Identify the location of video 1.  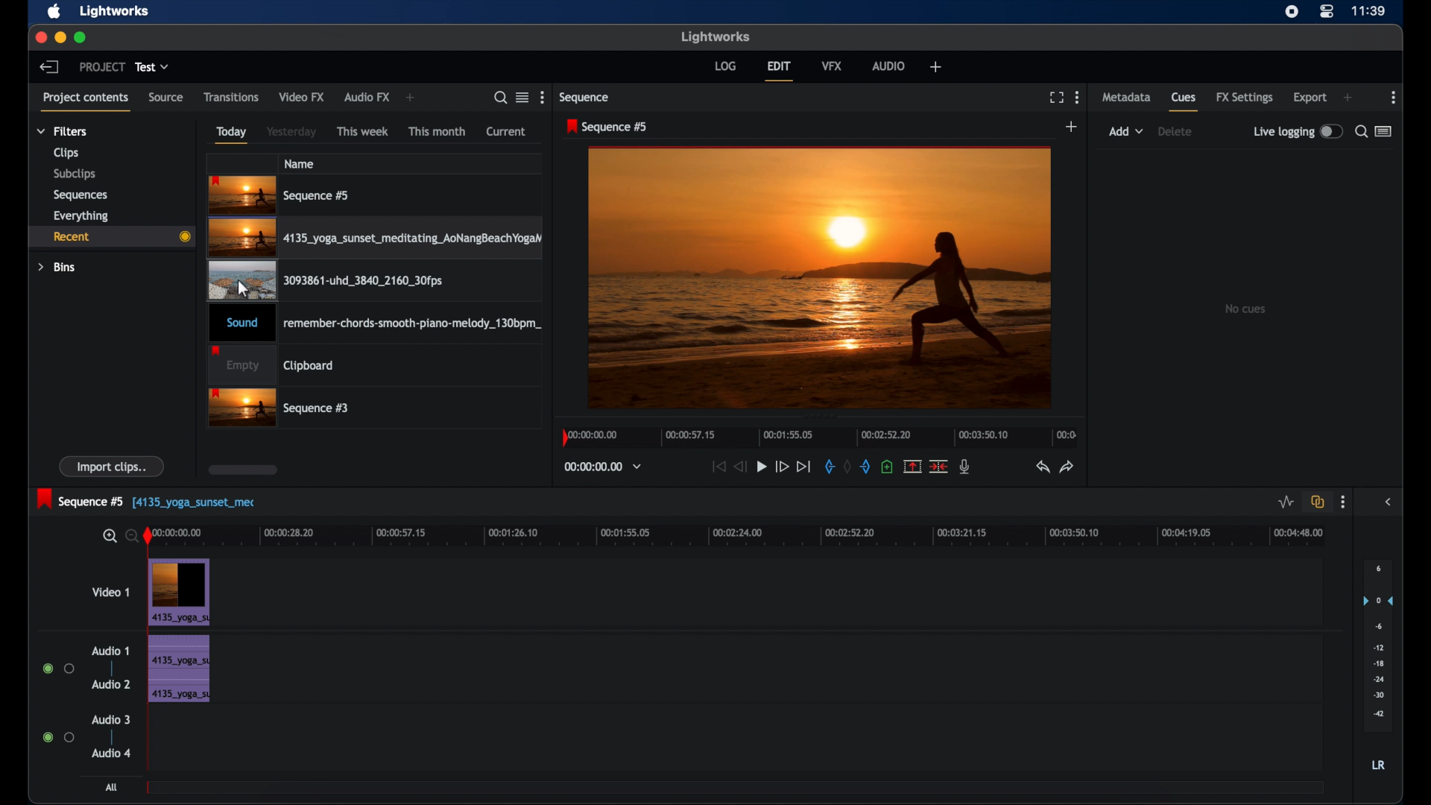
(113, 592).